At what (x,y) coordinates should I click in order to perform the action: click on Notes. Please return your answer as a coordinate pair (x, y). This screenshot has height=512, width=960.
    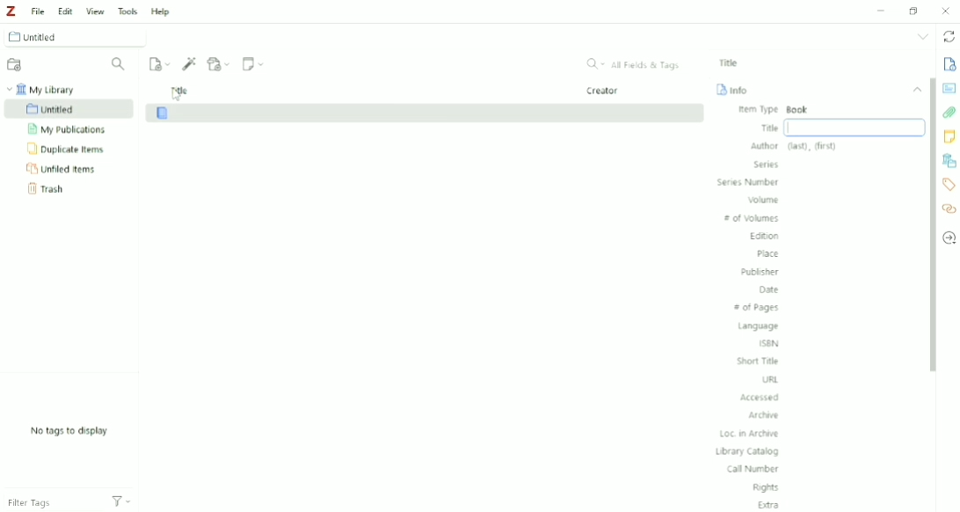
    Looking at the image, I should click on (949, 136).